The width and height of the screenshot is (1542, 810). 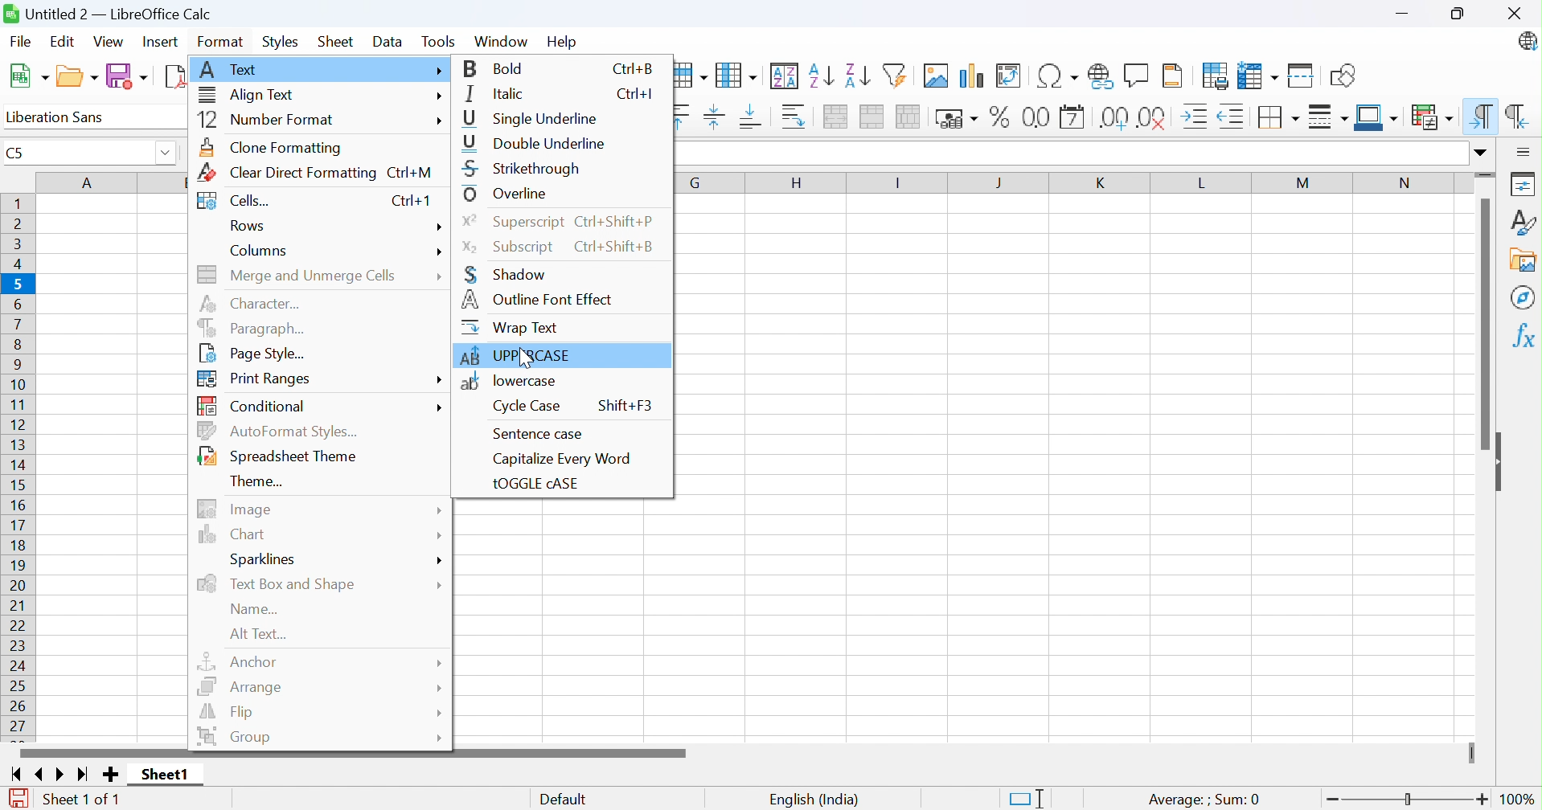 I want to click on Show draw functions, so click(x=1343, y=75).